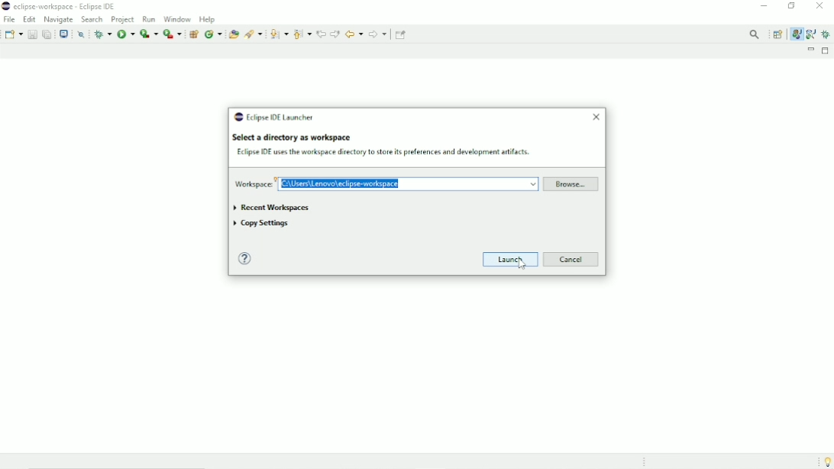 This screenshot has height=469, width=834. What do you see at coordinates (279, 34) in the screenshot?
I see `Next annotation` at bounding box center [279, 34].